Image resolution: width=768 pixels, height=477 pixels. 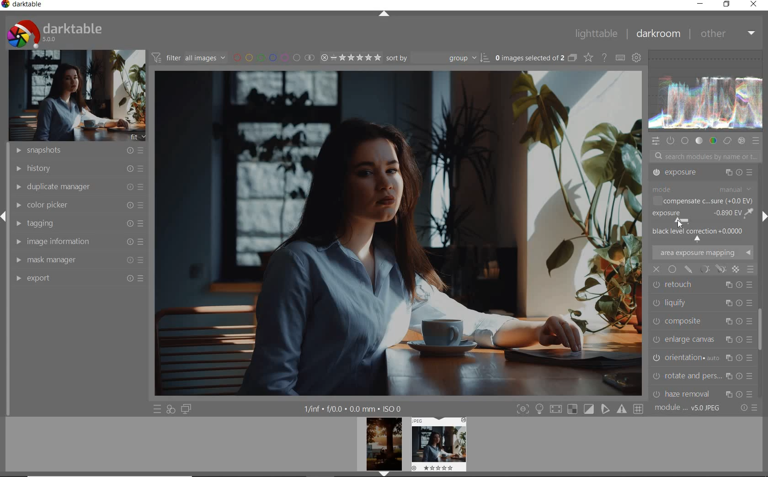 What do you see at coordinates (757, 141) in the screenshot?
I see `PRESET` at bounding box center [757, 141].